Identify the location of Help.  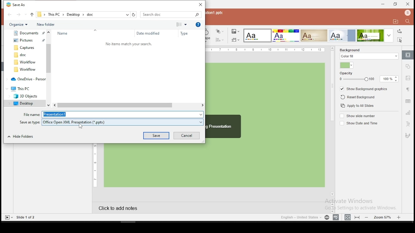
(199, 25).